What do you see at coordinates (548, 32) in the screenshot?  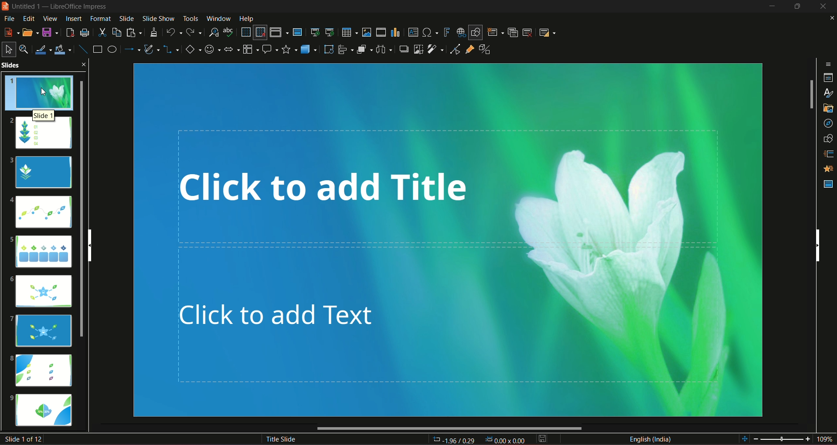 I see `slide layout` at bounding box center [548, 32].